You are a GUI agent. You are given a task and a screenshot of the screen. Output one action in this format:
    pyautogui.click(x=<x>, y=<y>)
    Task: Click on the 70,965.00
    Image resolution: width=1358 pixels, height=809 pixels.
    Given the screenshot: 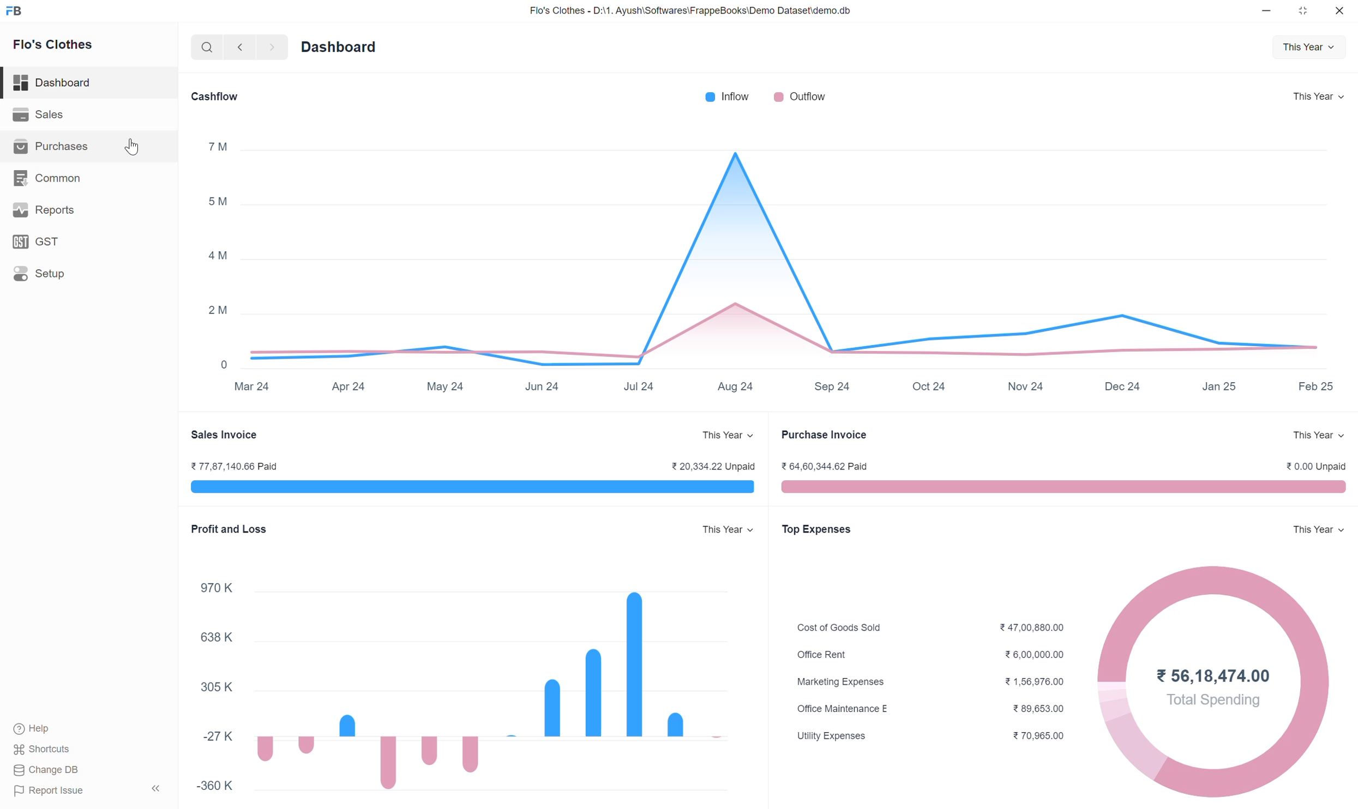 What is the action you would take?
    pyautogui.click(x=1038, y=735)
    